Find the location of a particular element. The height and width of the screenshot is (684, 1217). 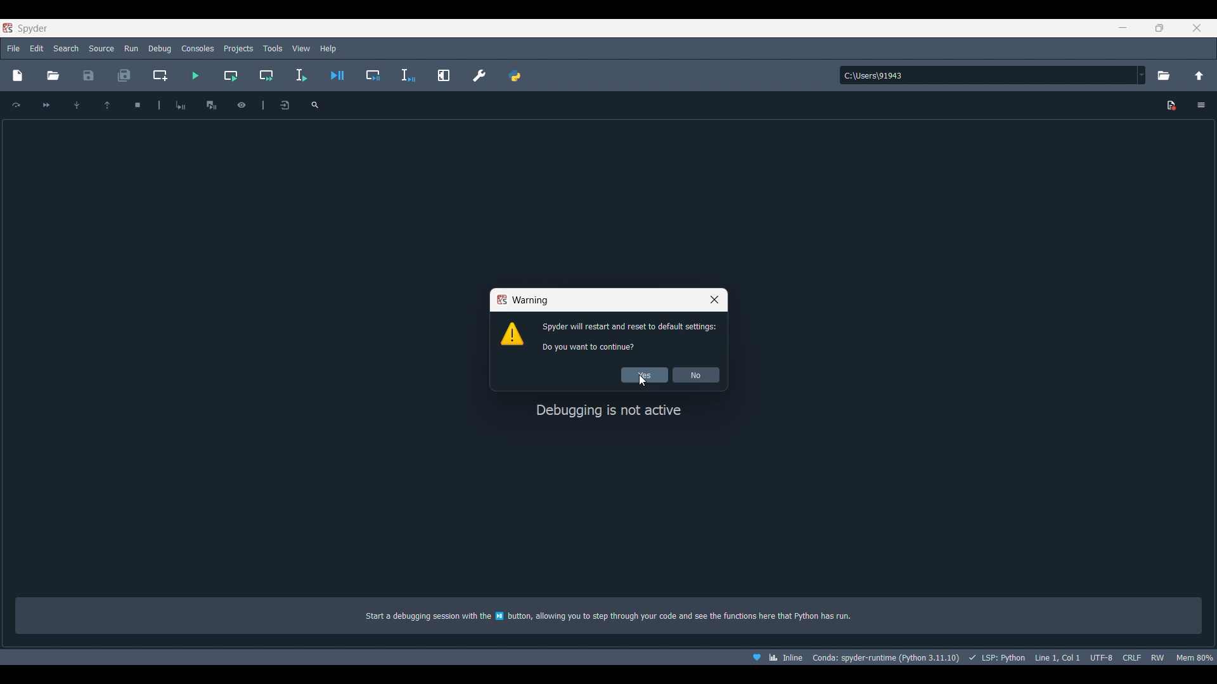

Mem 80% is located at coordinates (1194, 657).